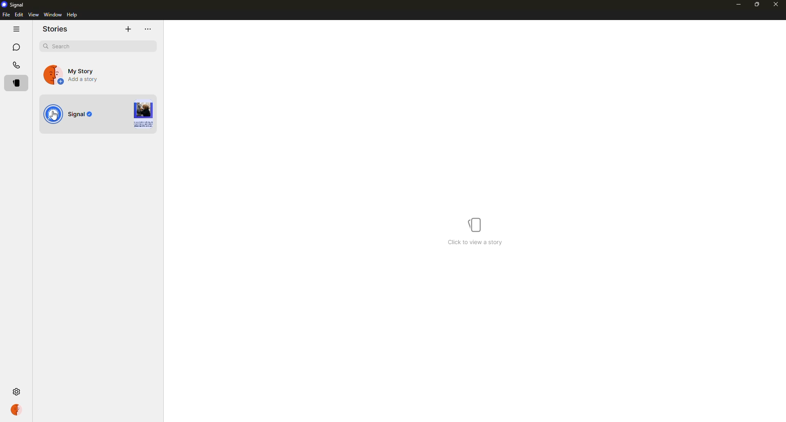  Describe the element at coordinates (16, 47) in the screenshot. I see `chats` at that location.